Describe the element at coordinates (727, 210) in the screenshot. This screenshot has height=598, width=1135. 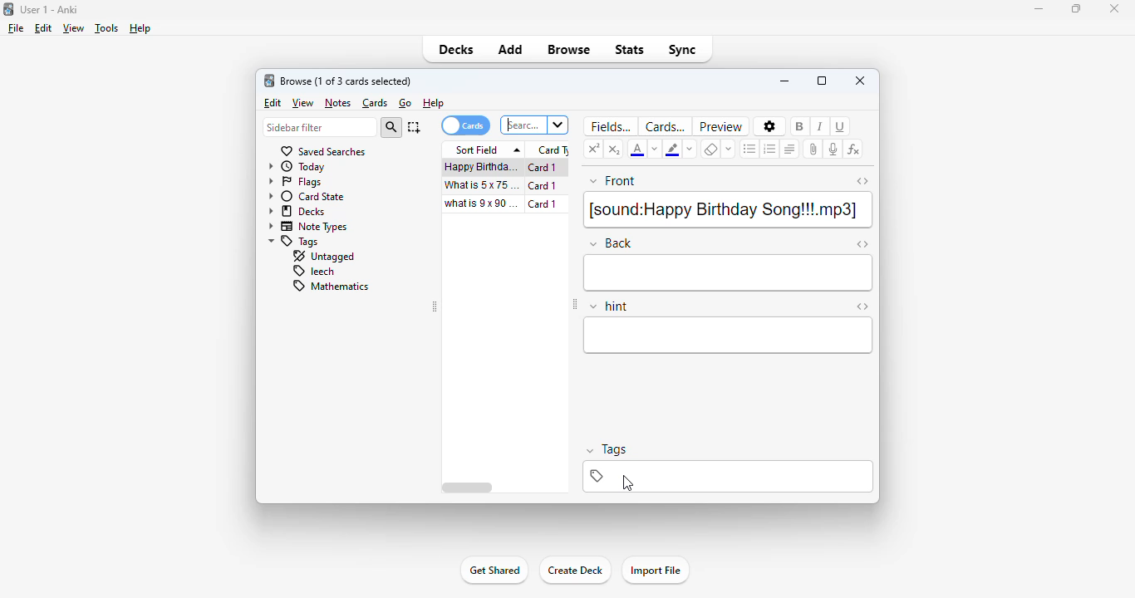
I see `[sound: Happy Birthday Song!!!.mp3}` at that location.